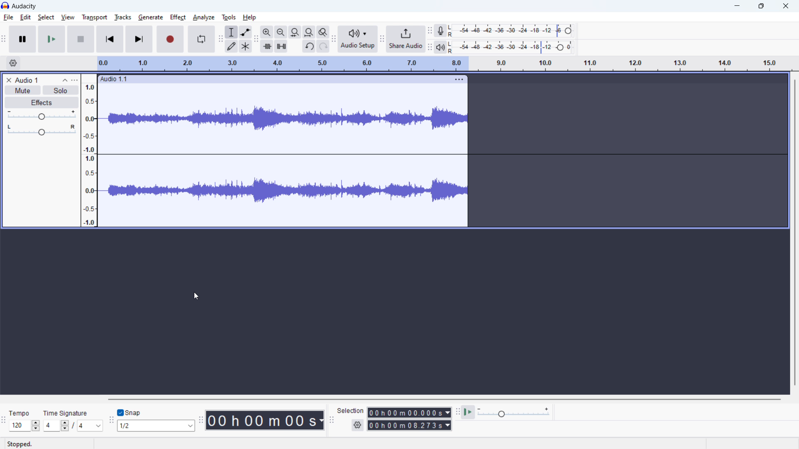 This screenshot has width=799, height=449. Describe the element at coordinates (357, 425) in the screenshot. I see `selection settings` at that location.